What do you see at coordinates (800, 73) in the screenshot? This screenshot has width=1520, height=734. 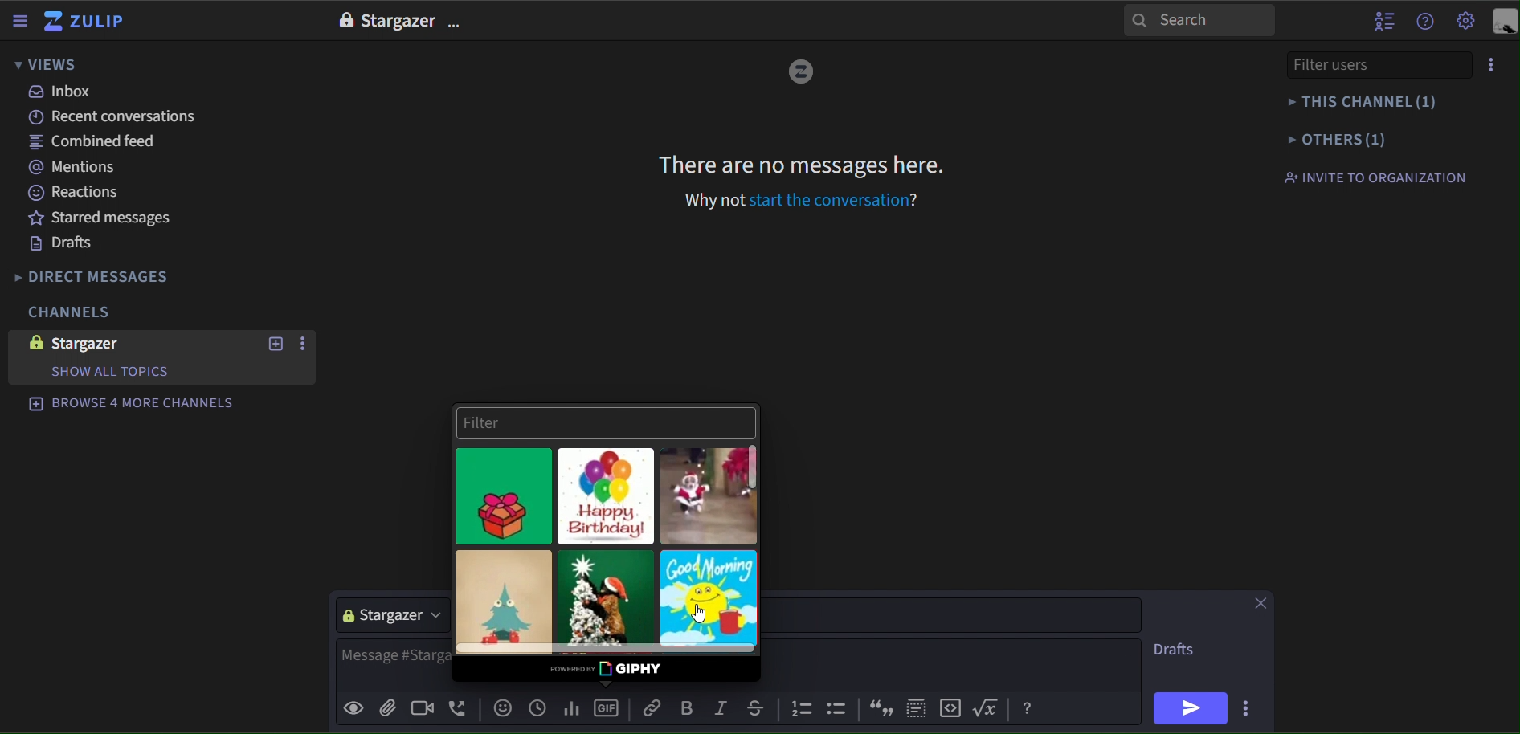 I see `image` at bounding box center [800, 73].